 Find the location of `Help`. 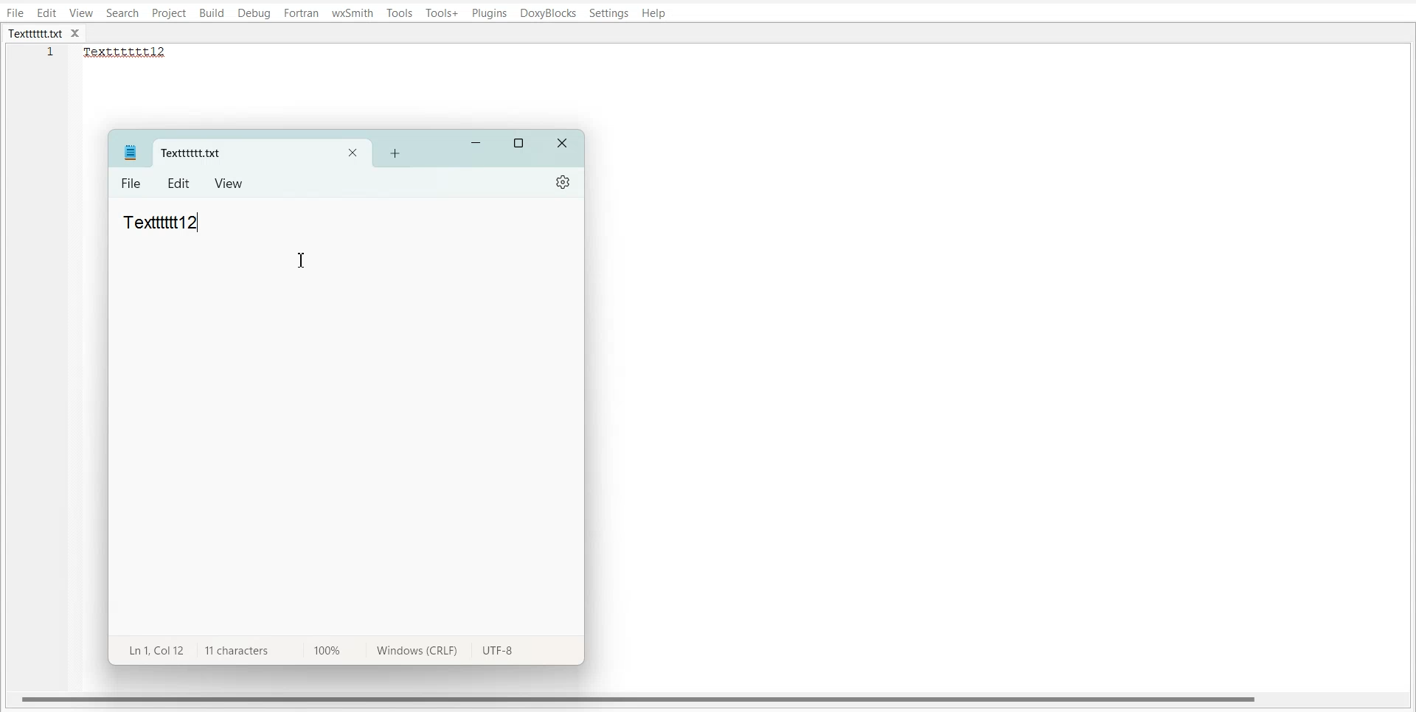

Help is located at coordinates (653, 14).